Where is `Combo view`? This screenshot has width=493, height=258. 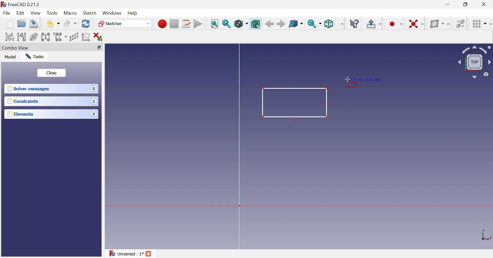
Combo view is located at coordinates (15, 48).